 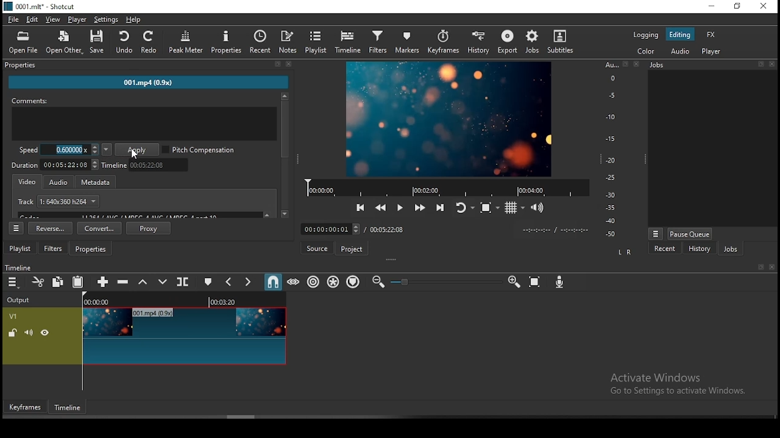 What do you see at coordinates (505, 42) in the screenshot?
I see `export` at bounding box center [505, 42].